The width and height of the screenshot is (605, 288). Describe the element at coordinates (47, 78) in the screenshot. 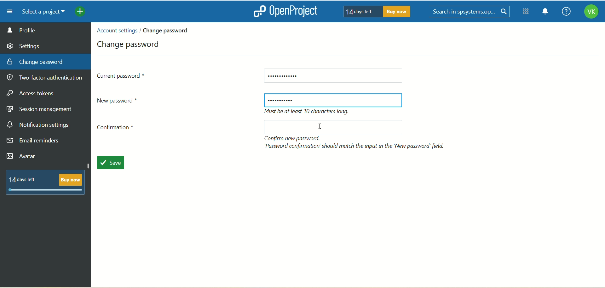

I see `two factor authentication` at that location.